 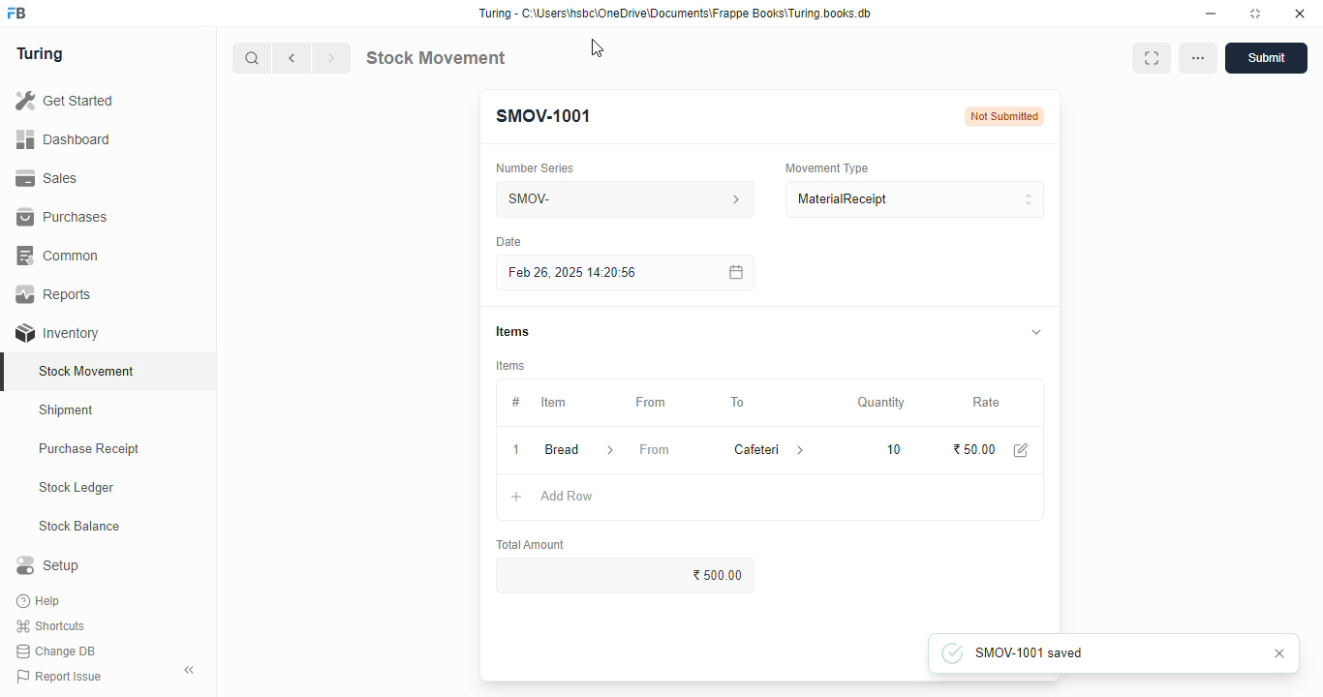 I want to click on report issue, so click(x=59, y=676).